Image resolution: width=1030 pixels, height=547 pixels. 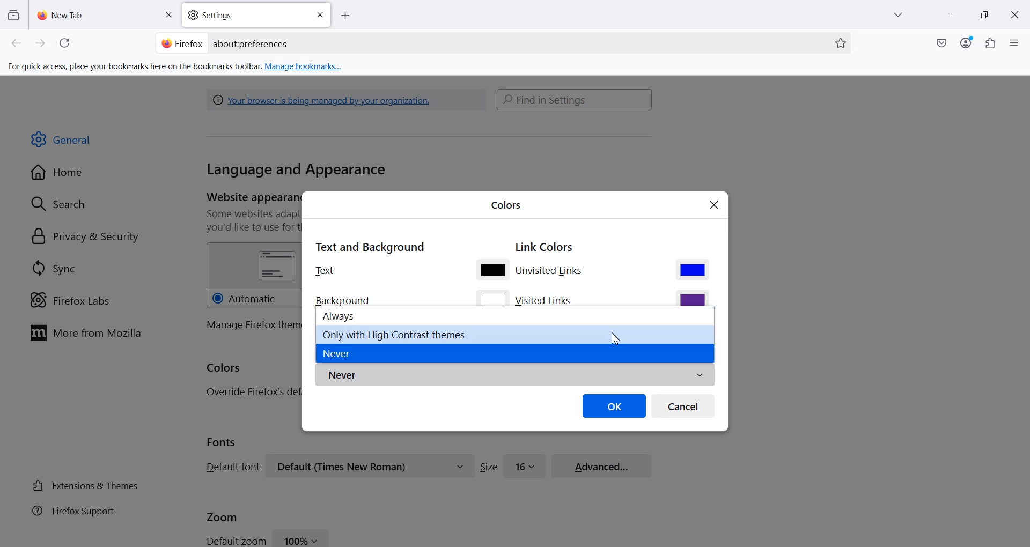 What do you see at coordinates (73, 510) in the screenshot?
I see `@ Firefox Support` at bounding box center [73, 510].